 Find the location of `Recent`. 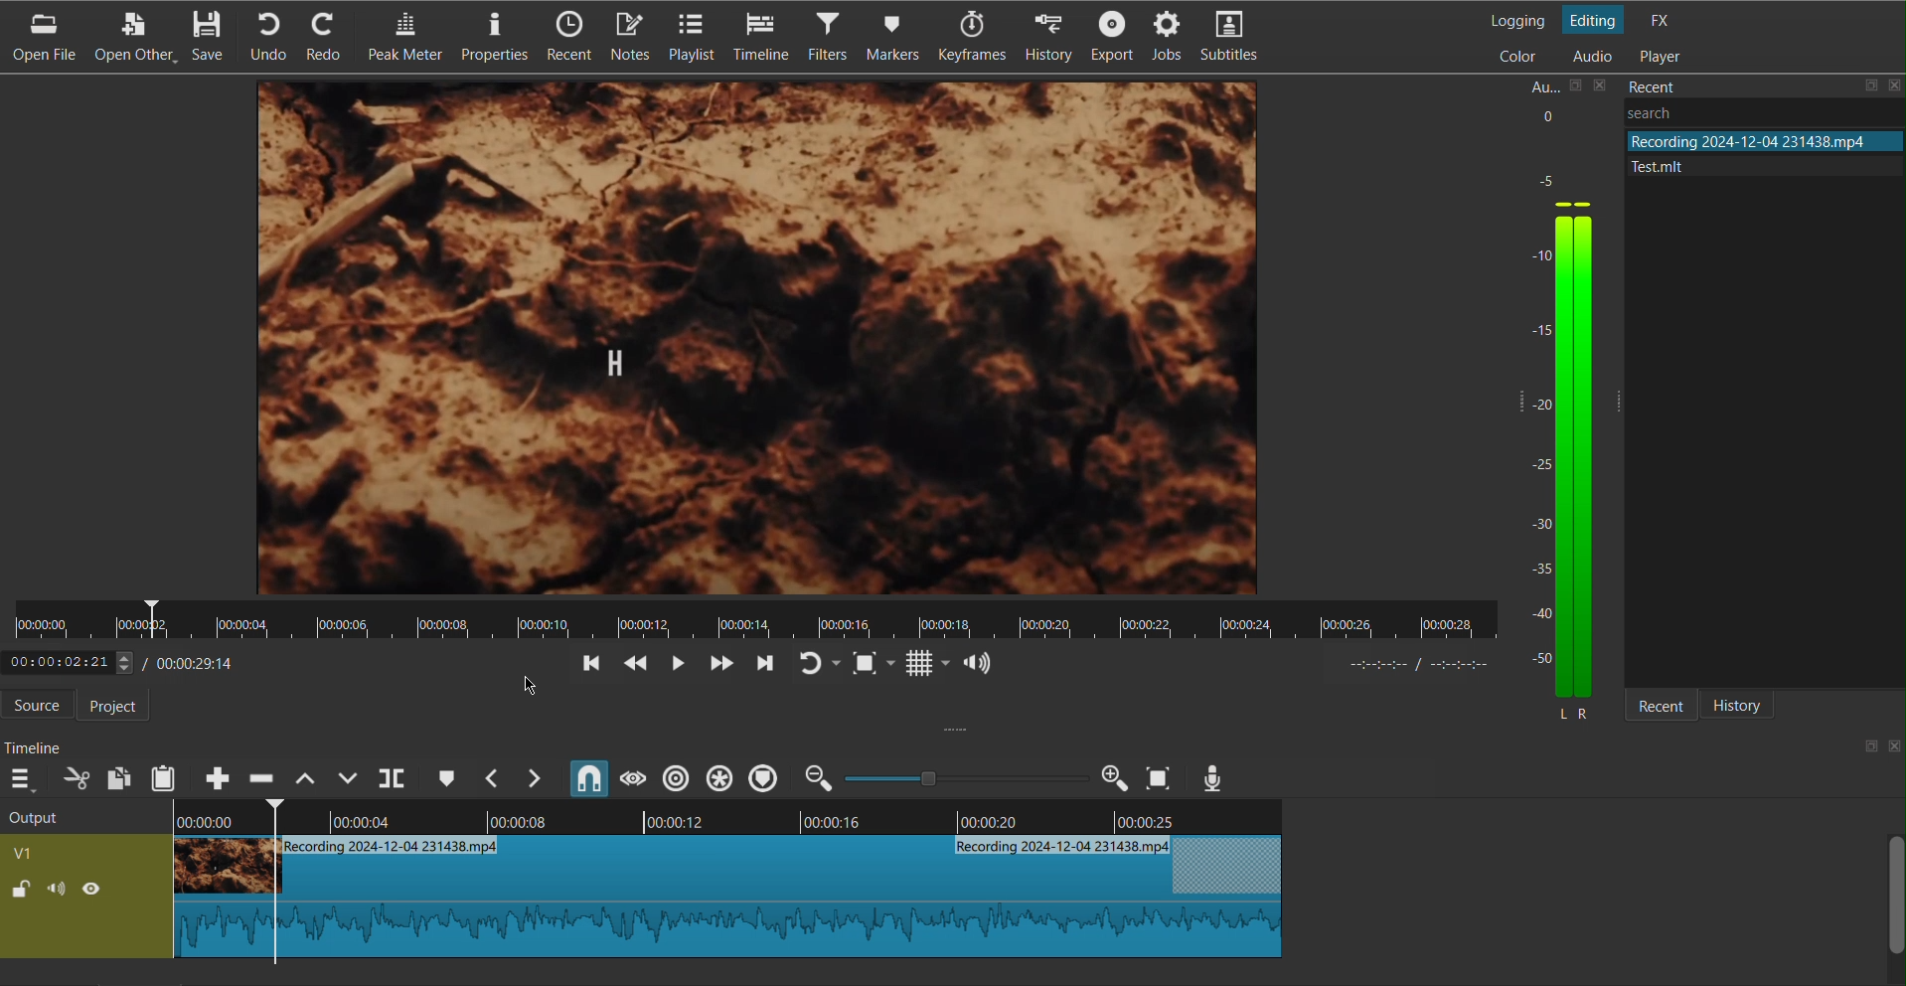

Recent is located at coordinates (566, 38).